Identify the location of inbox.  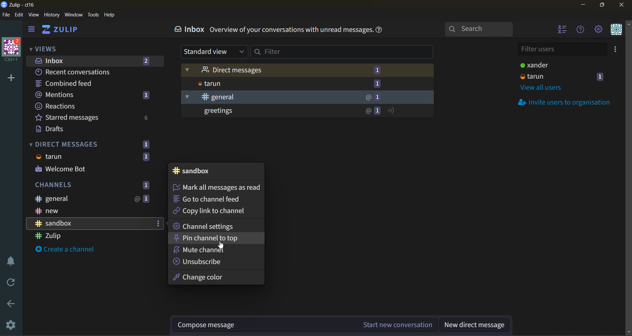
(192, 31).